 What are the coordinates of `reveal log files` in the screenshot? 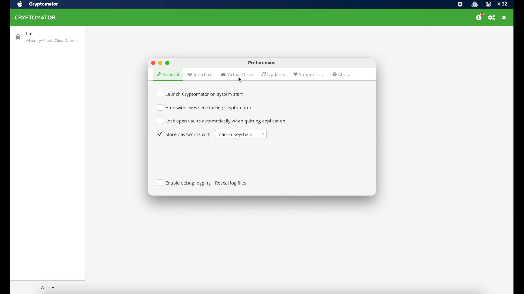 It's located at (233, 183).